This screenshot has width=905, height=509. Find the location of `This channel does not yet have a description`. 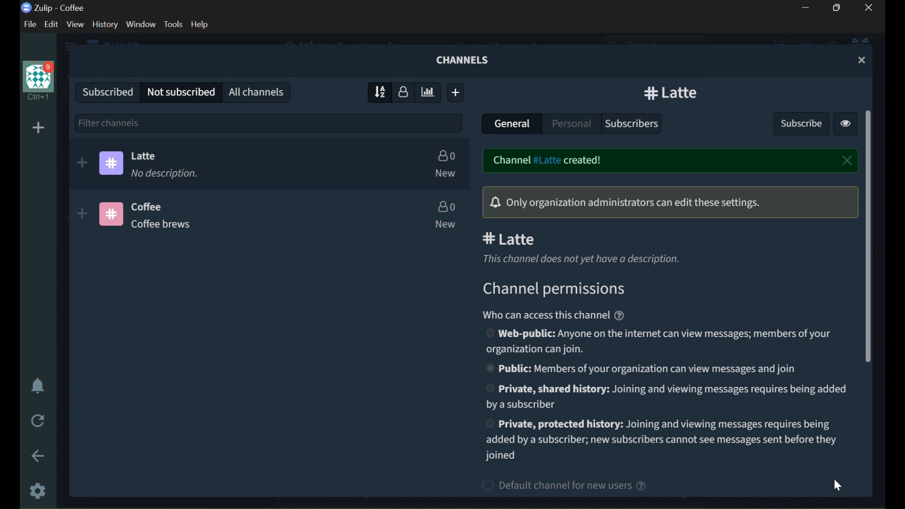

This channel does not yet have a description is located at coordinates (588, 259).